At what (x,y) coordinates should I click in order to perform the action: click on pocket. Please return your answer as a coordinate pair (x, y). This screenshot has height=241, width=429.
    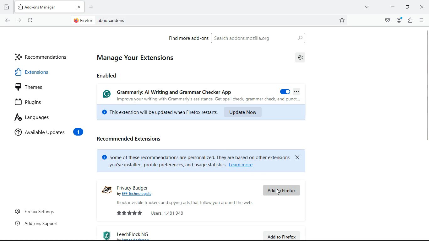
    Looking at the image, I should click on (386, 20).